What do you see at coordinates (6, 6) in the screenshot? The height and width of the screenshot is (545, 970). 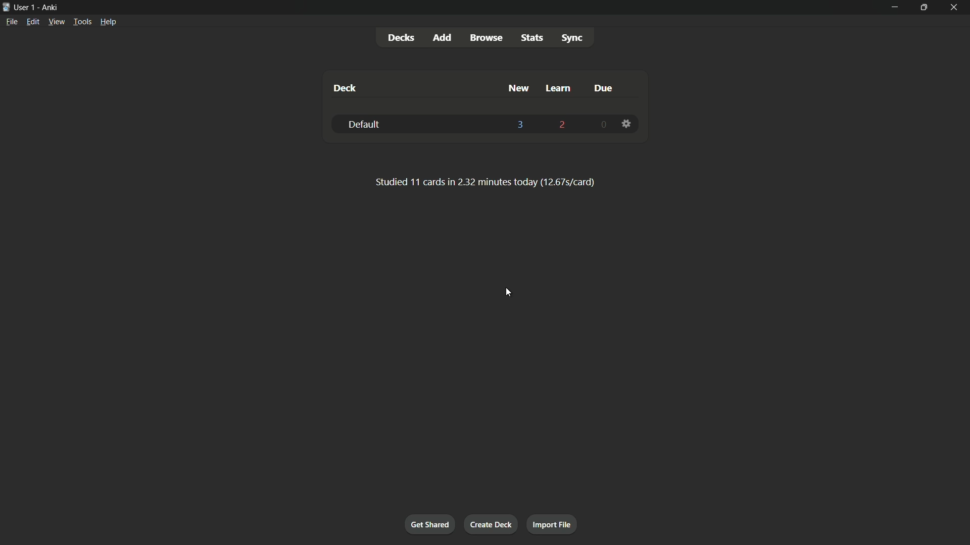 I see `app icon` at bounding box center [6, 6].